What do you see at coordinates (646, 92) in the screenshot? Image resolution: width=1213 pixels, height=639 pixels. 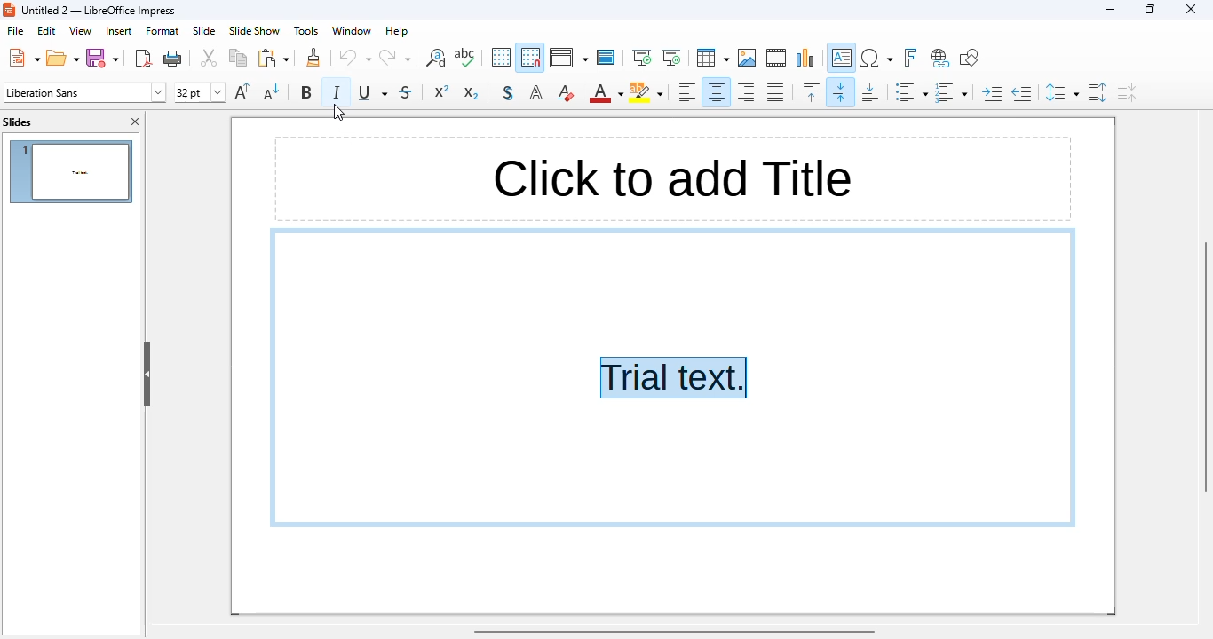 I see `character highlighting color` at bounding box center [646, 92].